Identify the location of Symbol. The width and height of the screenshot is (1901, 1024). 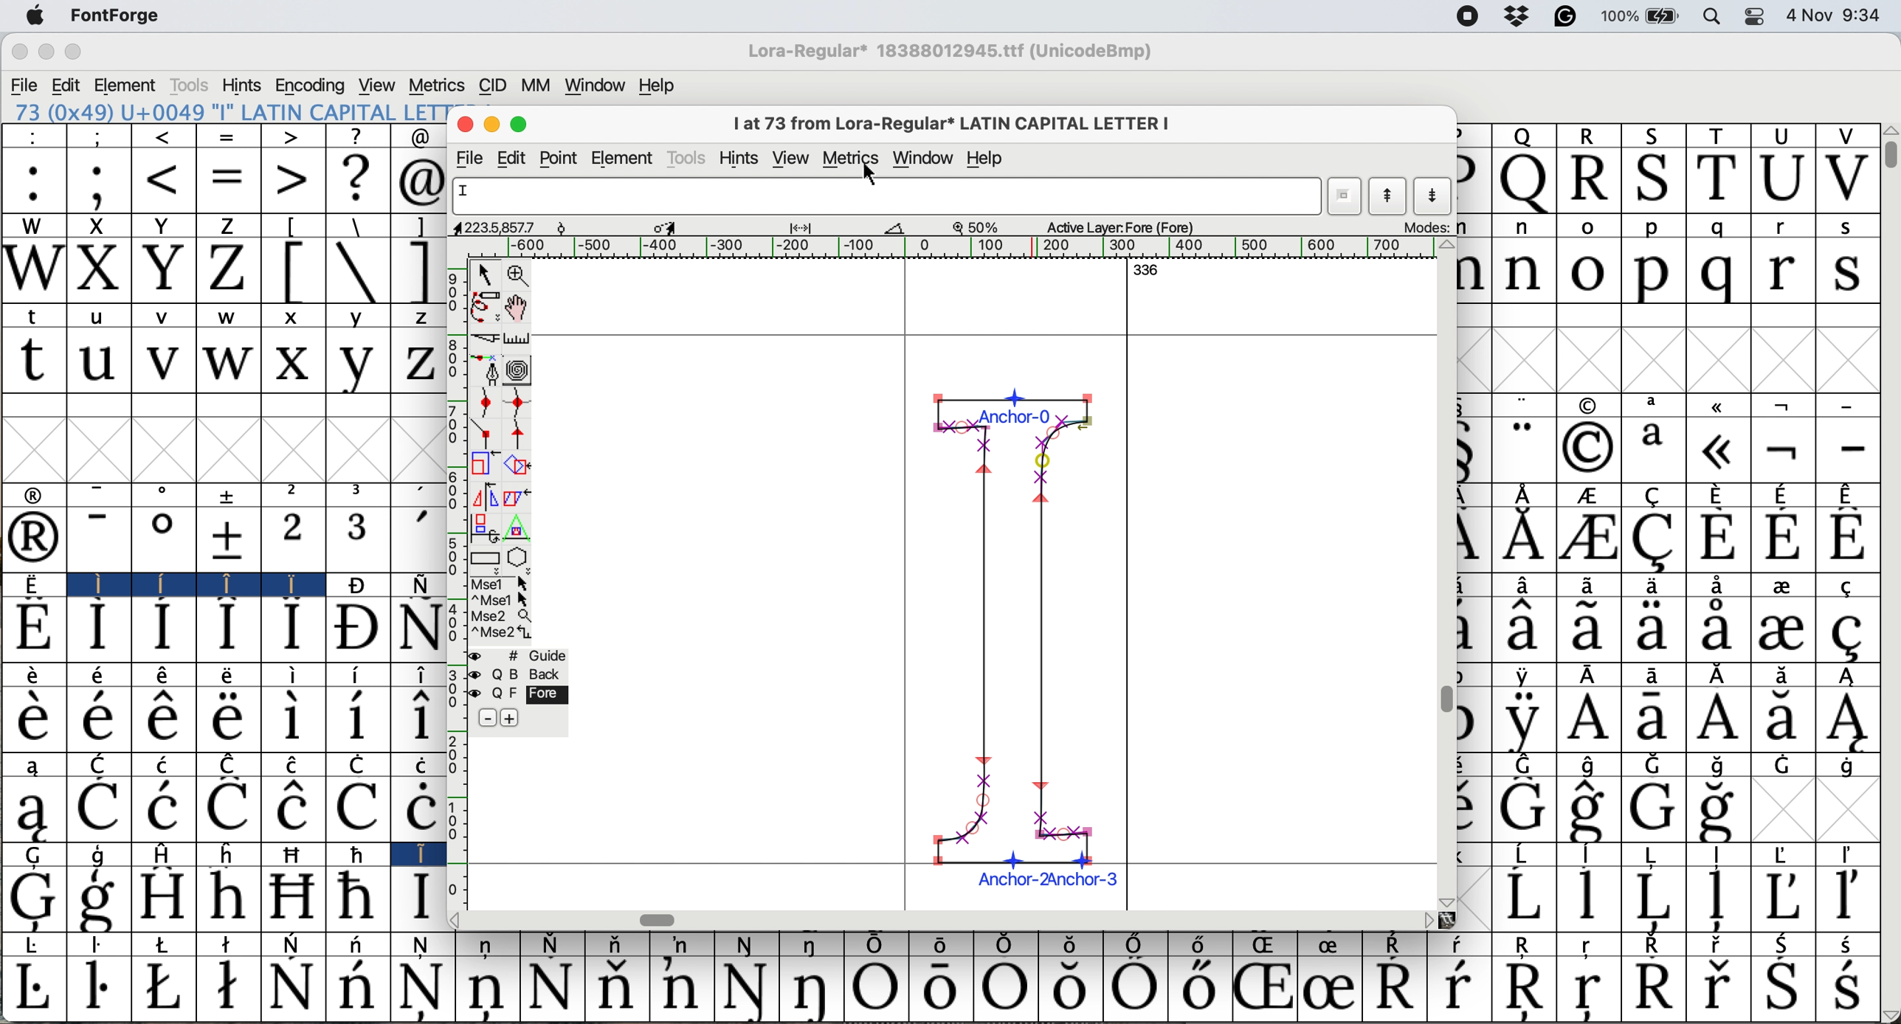
(30, 899).